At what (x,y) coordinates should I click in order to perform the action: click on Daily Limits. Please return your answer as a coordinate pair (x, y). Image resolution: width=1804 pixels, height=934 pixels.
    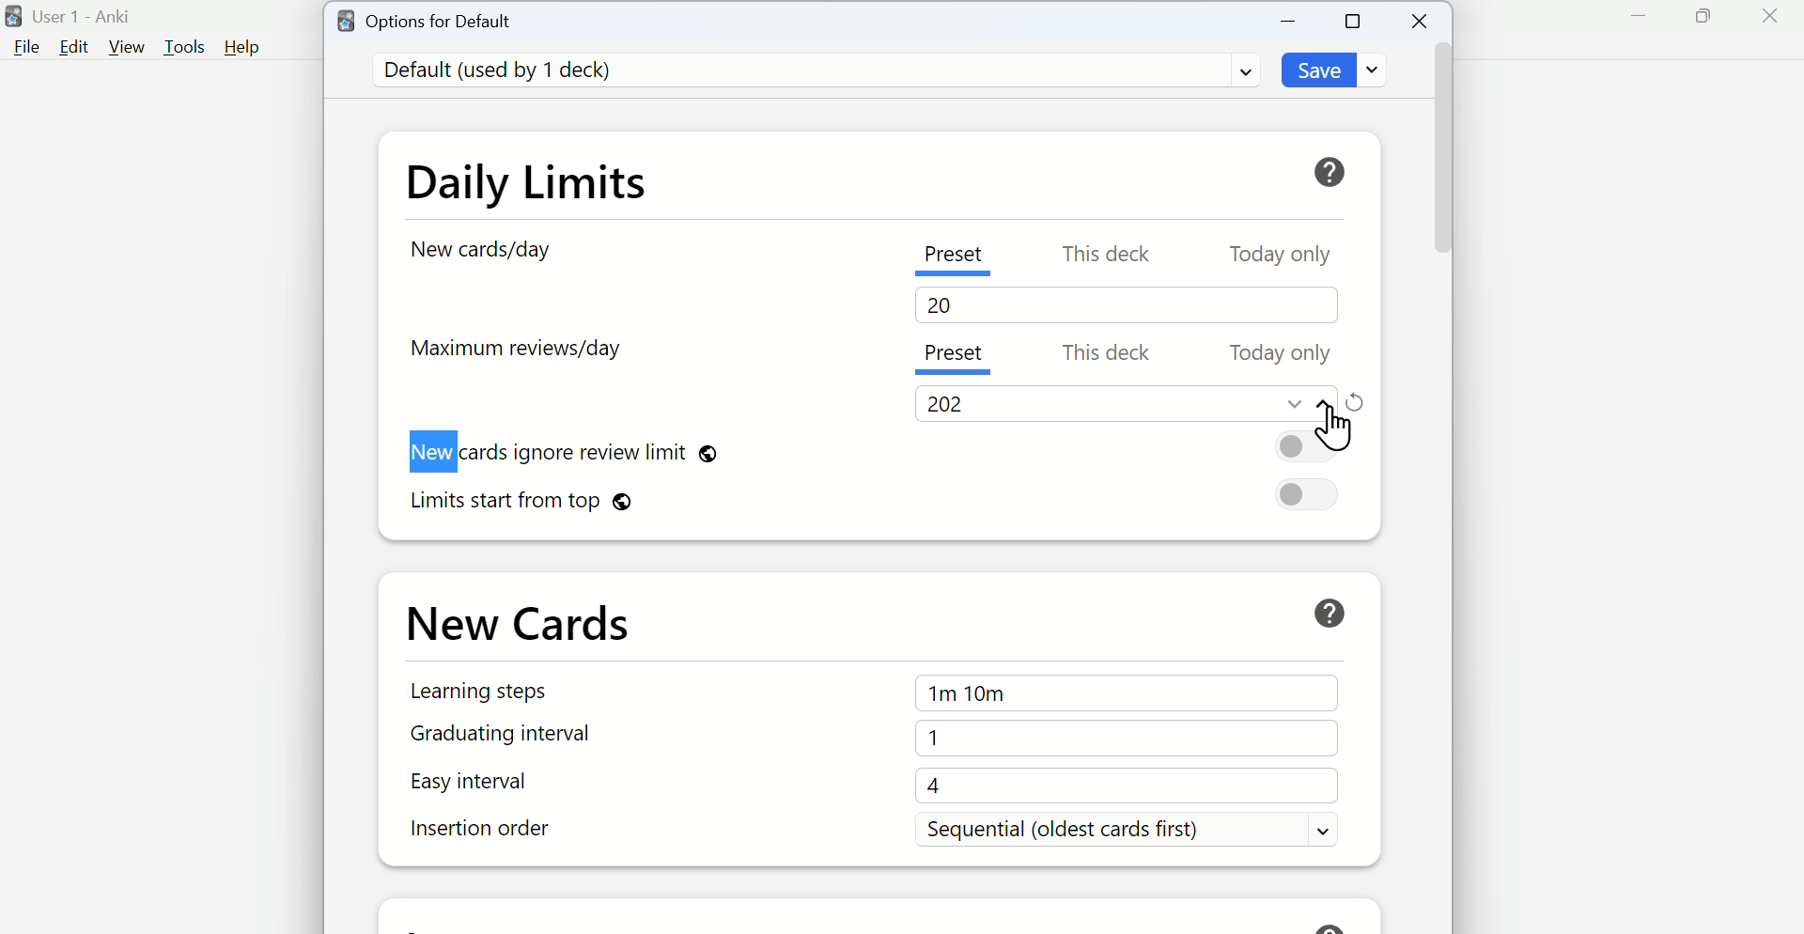
    Looking at the image, I should click on (527, 187).